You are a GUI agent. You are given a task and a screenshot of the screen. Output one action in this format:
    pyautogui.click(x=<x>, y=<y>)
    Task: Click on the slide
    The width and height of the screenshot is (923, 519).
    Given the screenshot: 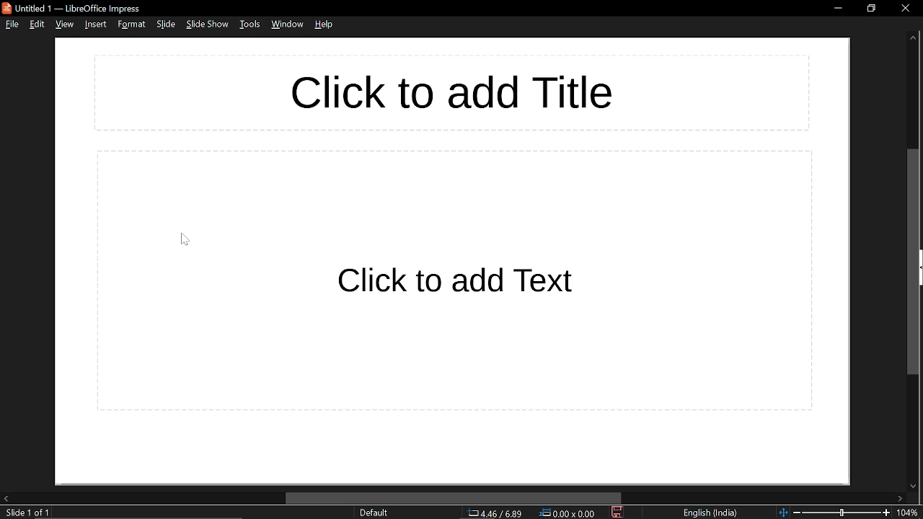 What is the action you would take?
    pyautogui.click(x=167, y=25)
    